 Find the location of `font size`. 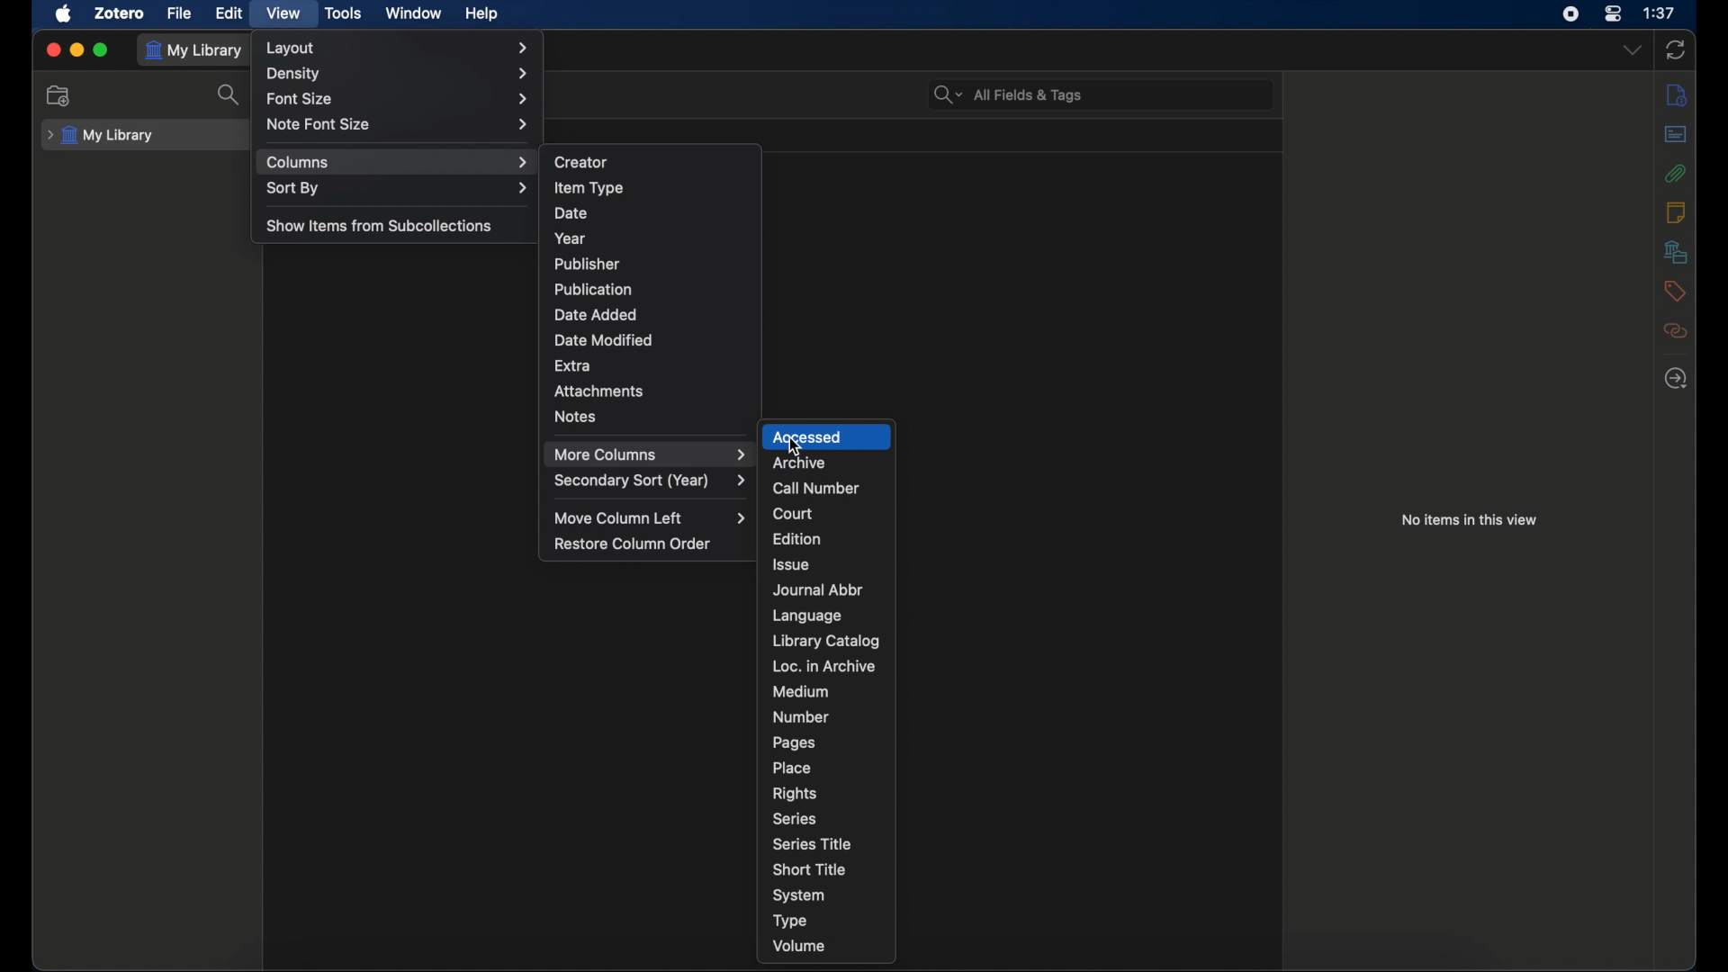

font size is located at coordinates (399, 98).